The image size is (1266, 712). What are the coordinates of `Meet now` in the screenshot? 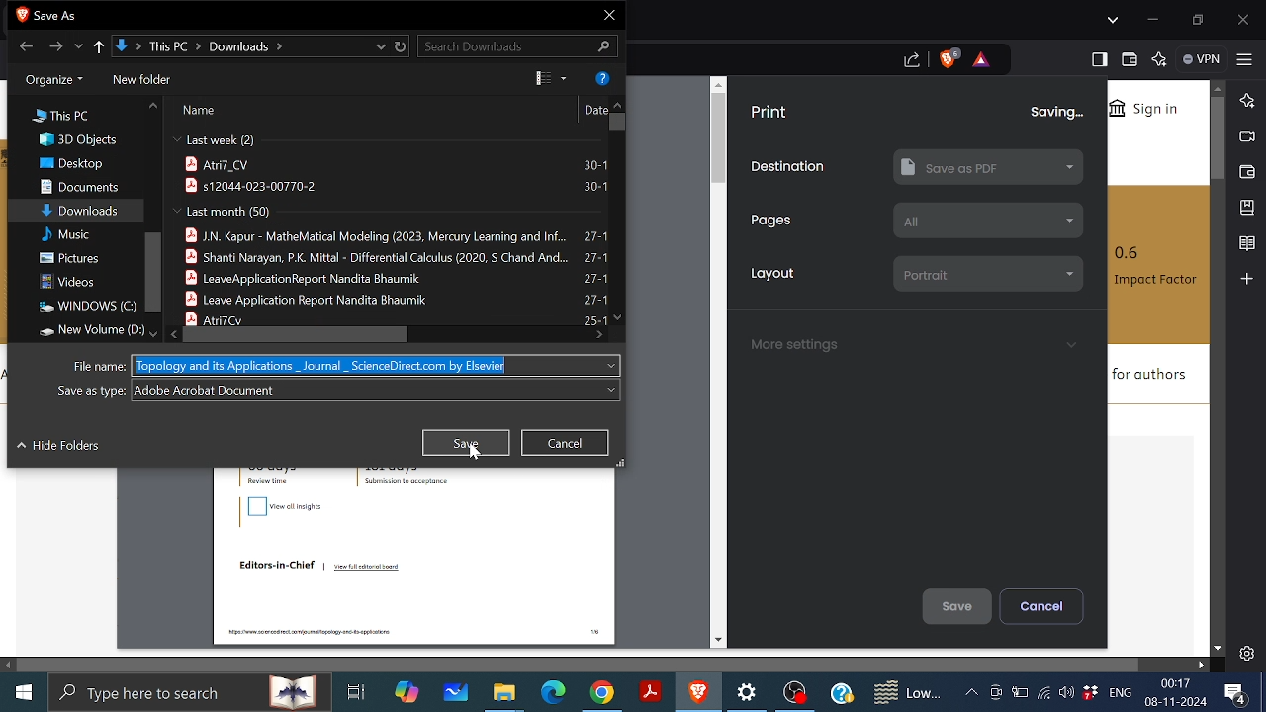 It's located at (996, 691).